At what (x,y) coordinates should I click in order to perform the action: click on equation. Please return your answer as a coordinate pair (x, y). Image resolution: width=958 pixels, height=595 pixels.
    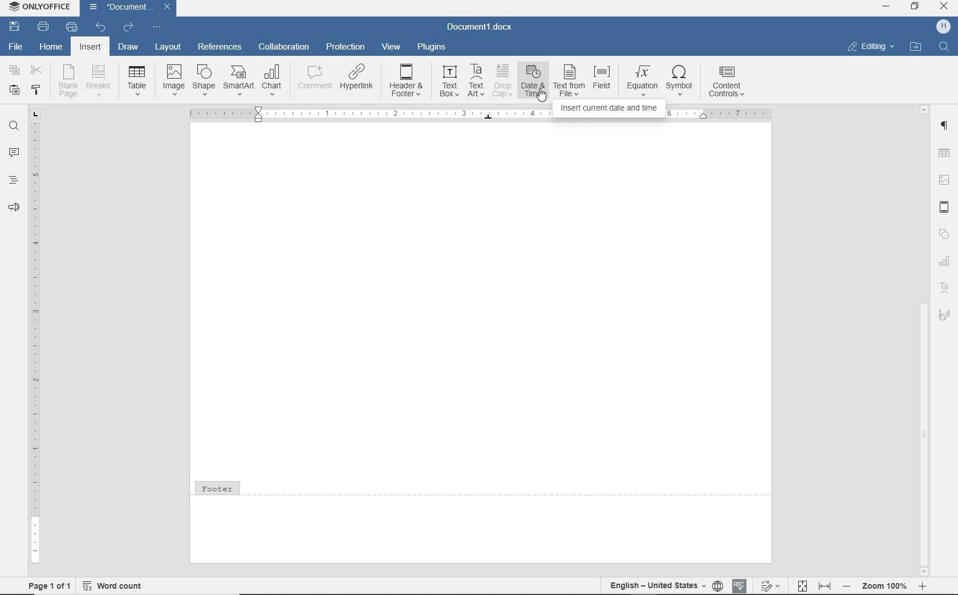
    Looking at the image, I should click on (643, 80).